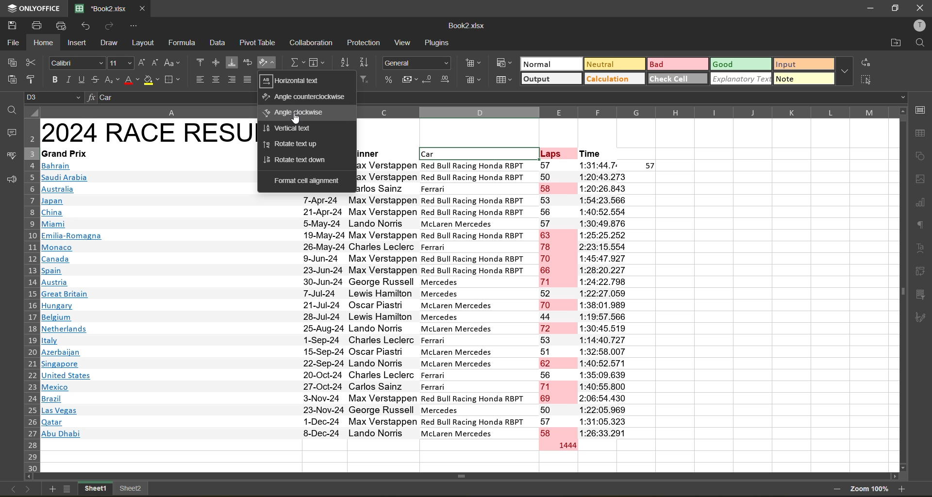 The width and height of the screenshot is (932, 497). What do you see at coordinates (364, 61) in the screenshot?
I see `sort descending` at bounding box center [364, 61].